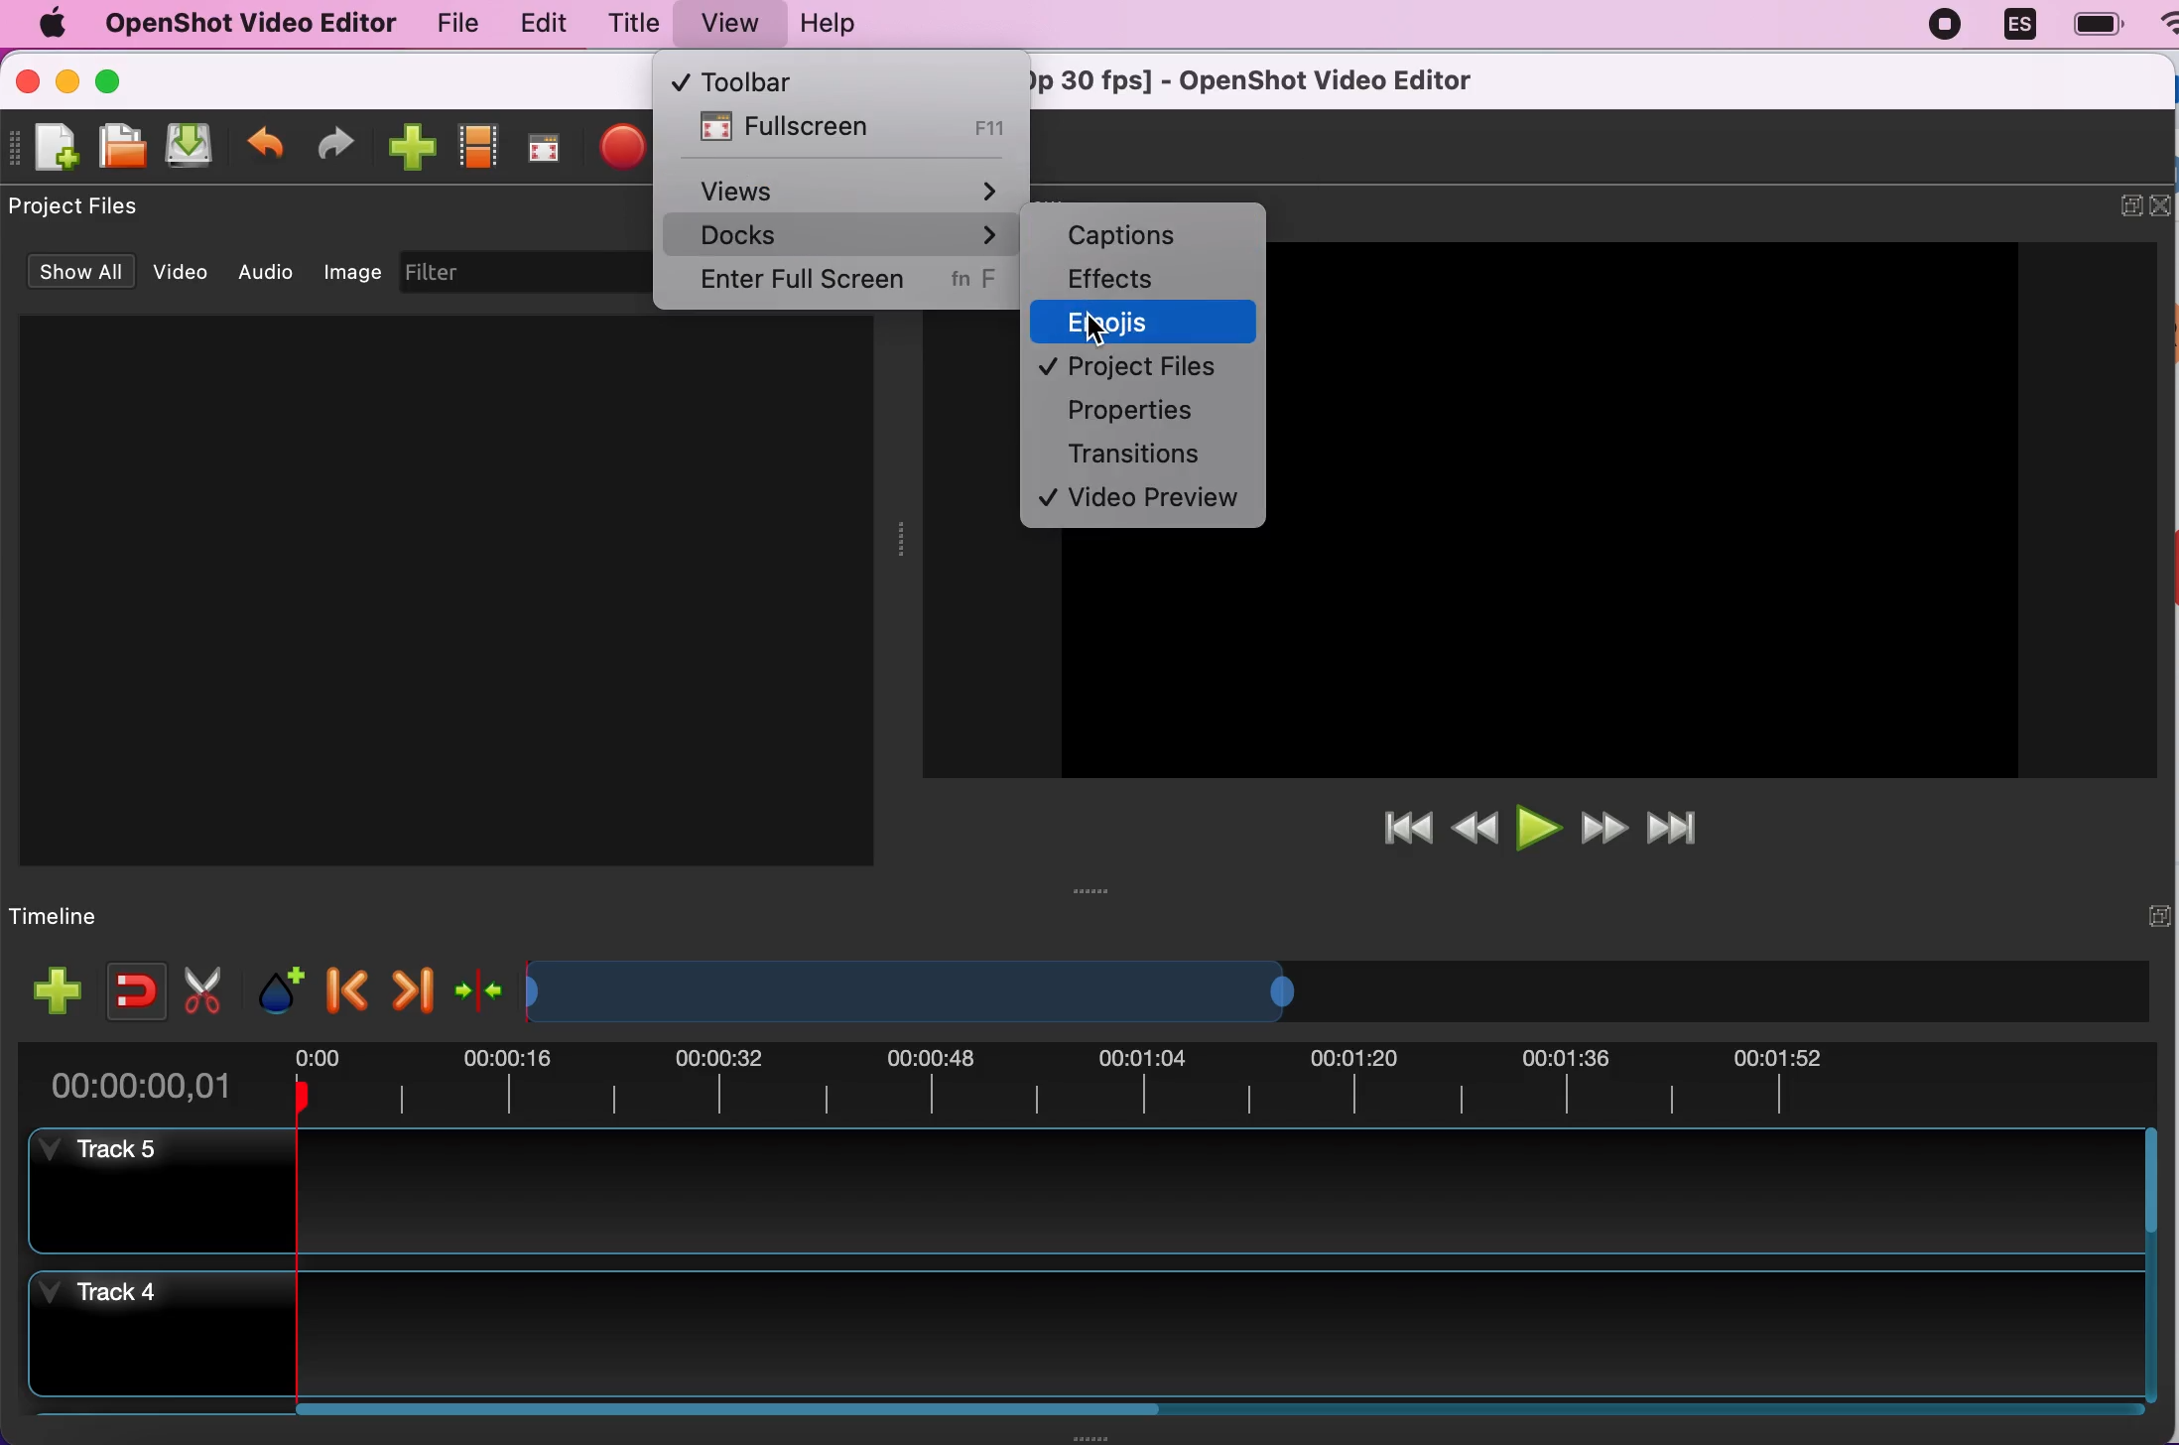 This screenshot has width=2179, height=1445. I want to click on openshot video editor, so click(242, 23).